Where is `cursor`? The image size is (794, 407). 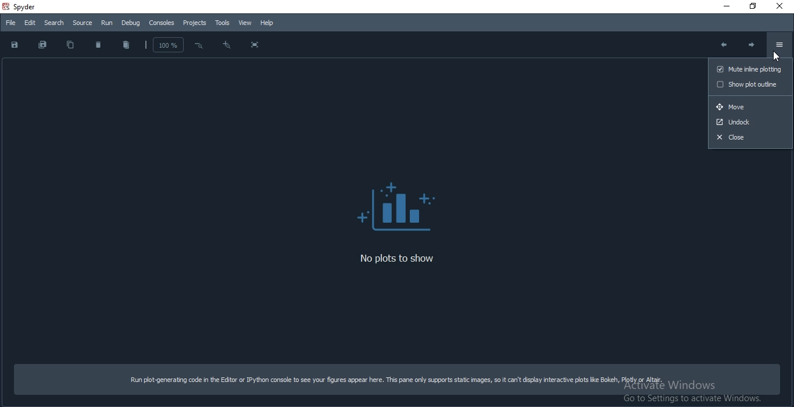
cursor is located at coordinates (779, 56).